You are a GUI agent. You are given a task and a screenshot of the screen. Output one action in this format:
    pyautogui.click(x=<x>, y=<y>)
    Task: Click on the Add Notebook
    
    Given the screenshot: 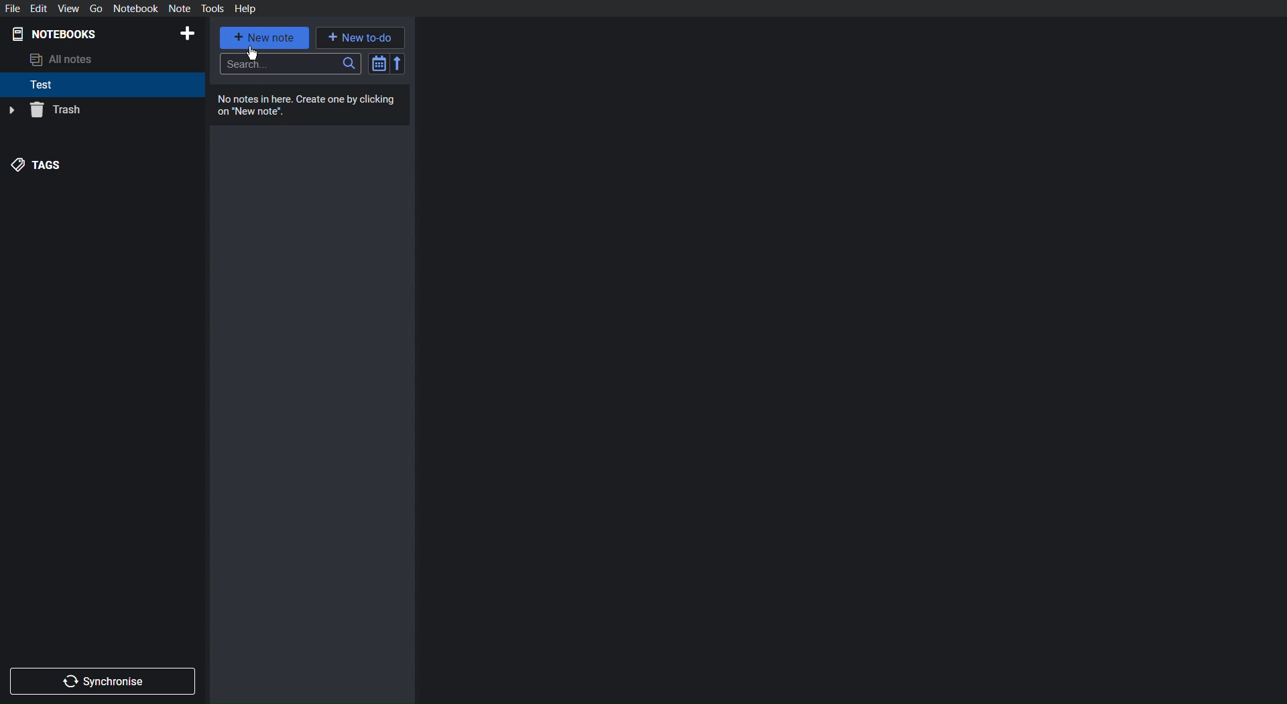 What is the action you would take?
    pyautogui.click(x=188, y=34)
    